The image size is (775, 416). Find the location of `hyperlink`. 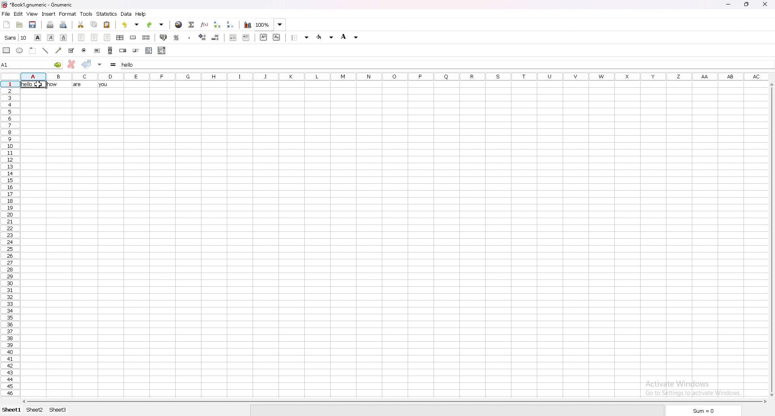

hyperlink is located at coordinates (179, 24).